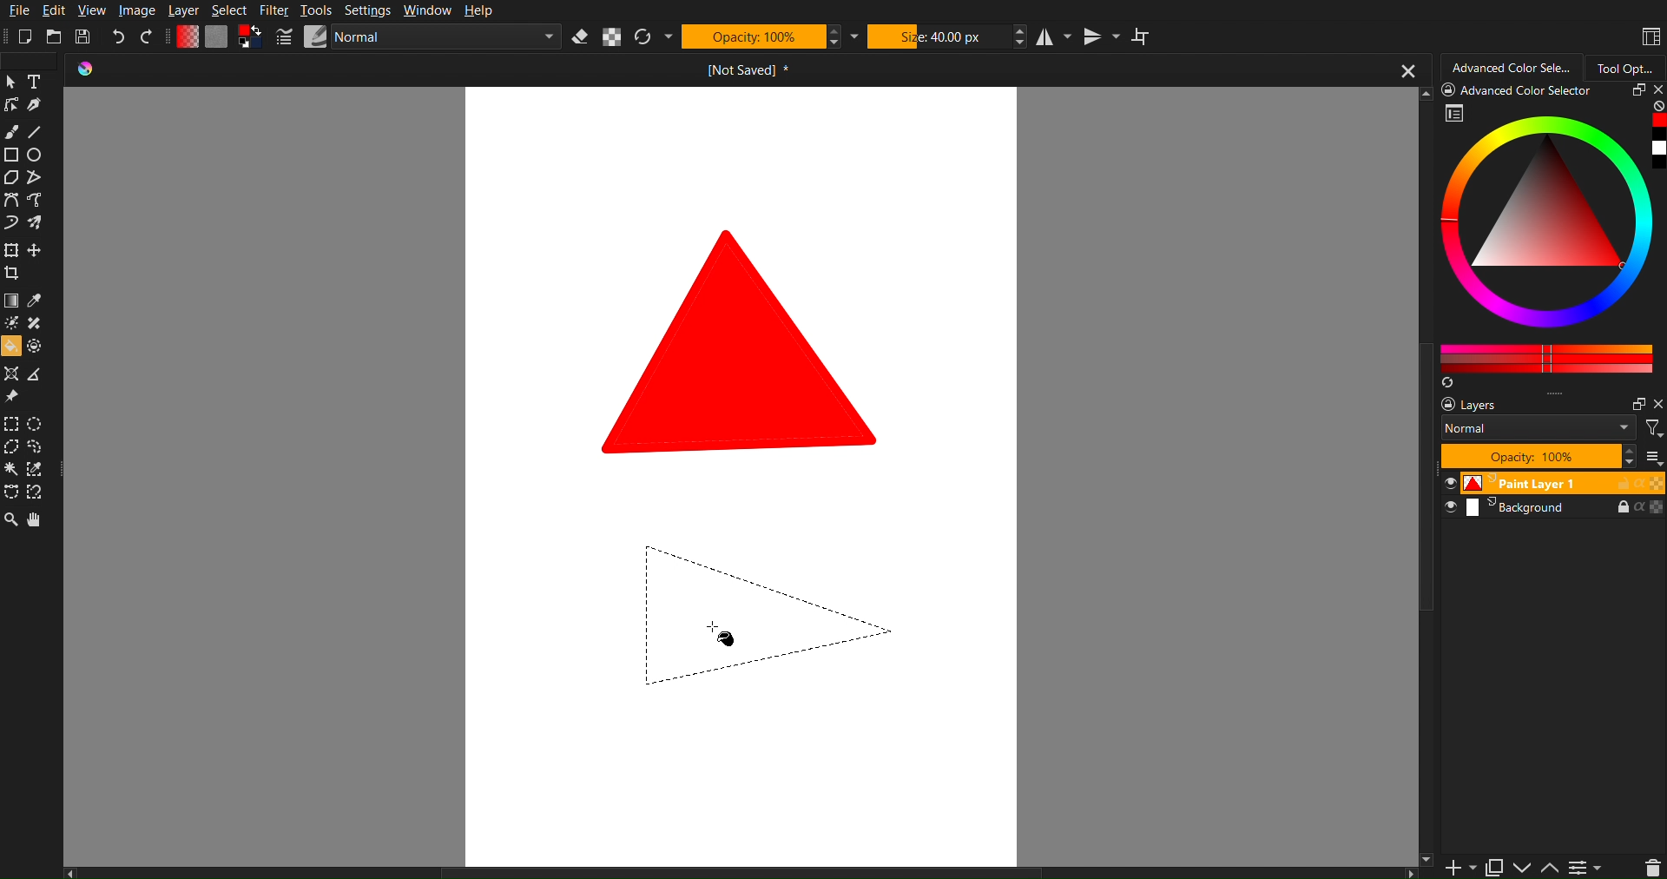  I want to click on Line 1, so click(639, 570).